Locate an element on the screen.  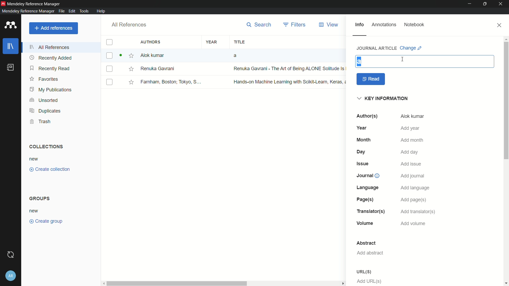
groups is located at coordinates (41, 198).